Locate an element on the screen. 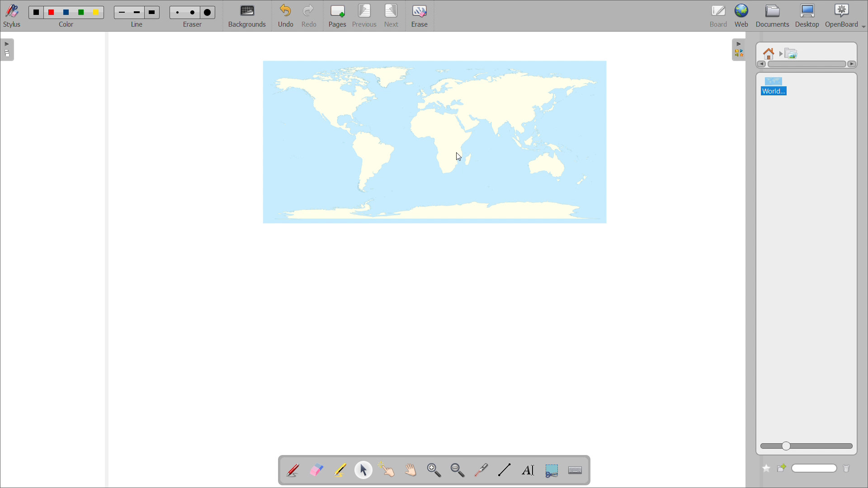  previous page is located at coordinates (365, 15).